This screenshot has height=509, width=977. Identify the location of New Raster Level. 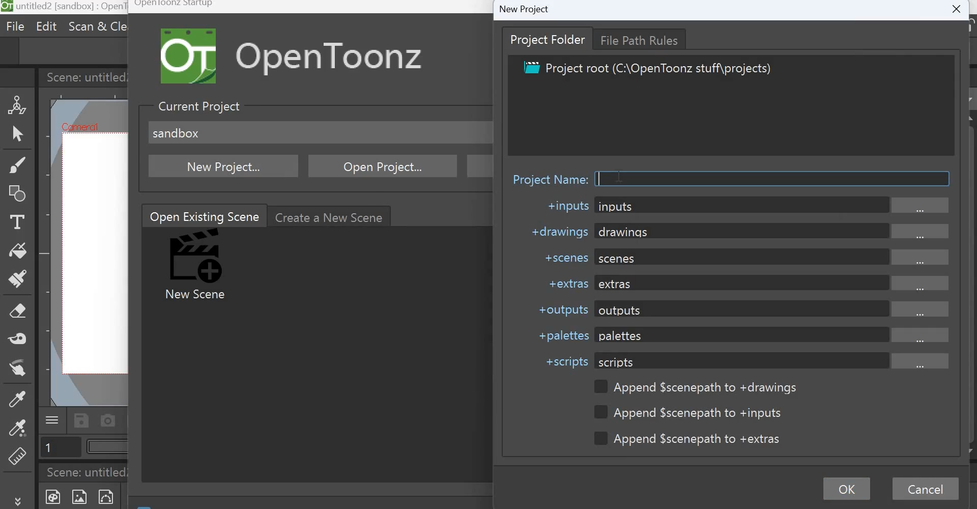
(83, 497).